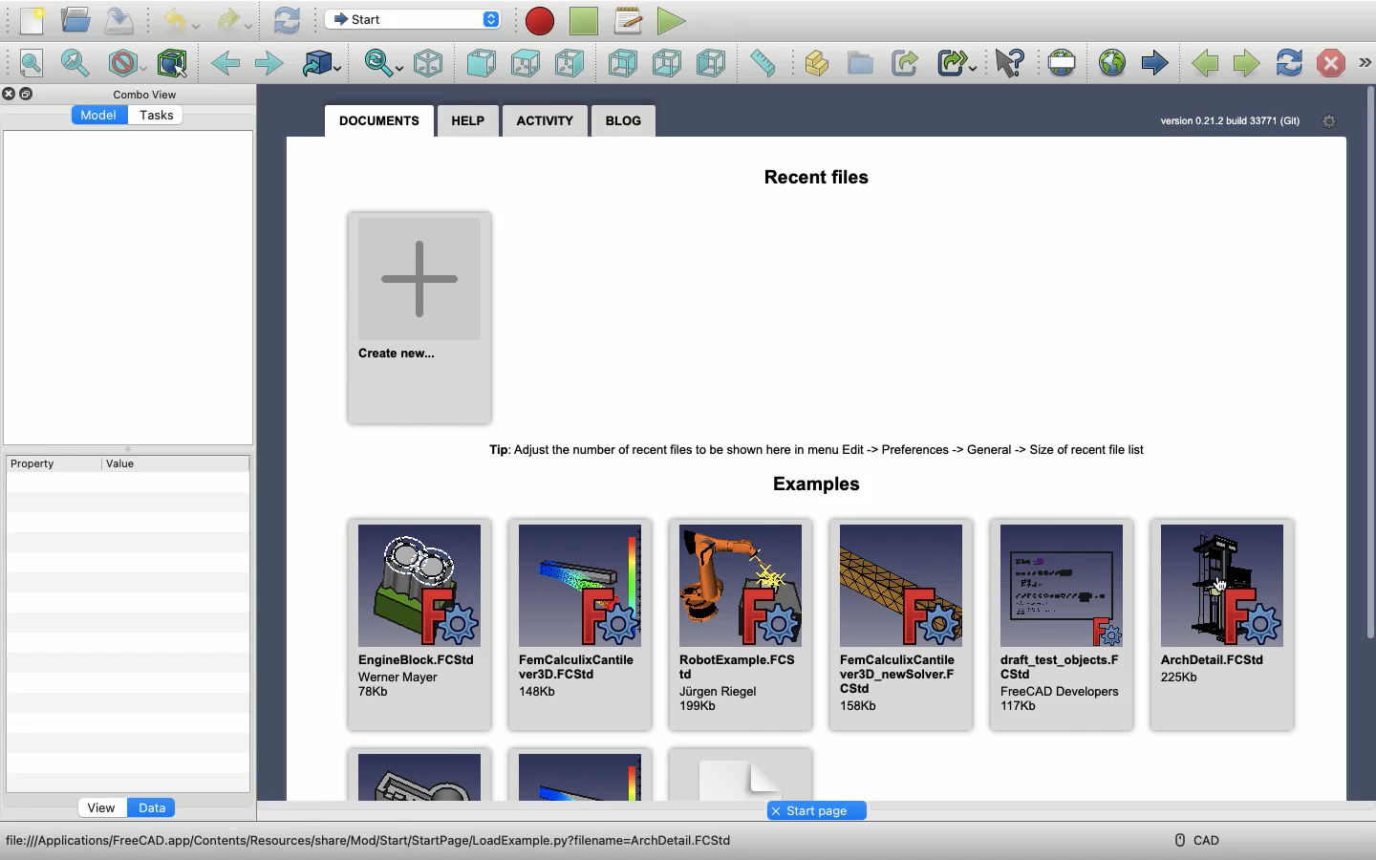  What do you see at coordinates (225, 65) in the screenshot?
I see `` at bounding box center [225, 65].